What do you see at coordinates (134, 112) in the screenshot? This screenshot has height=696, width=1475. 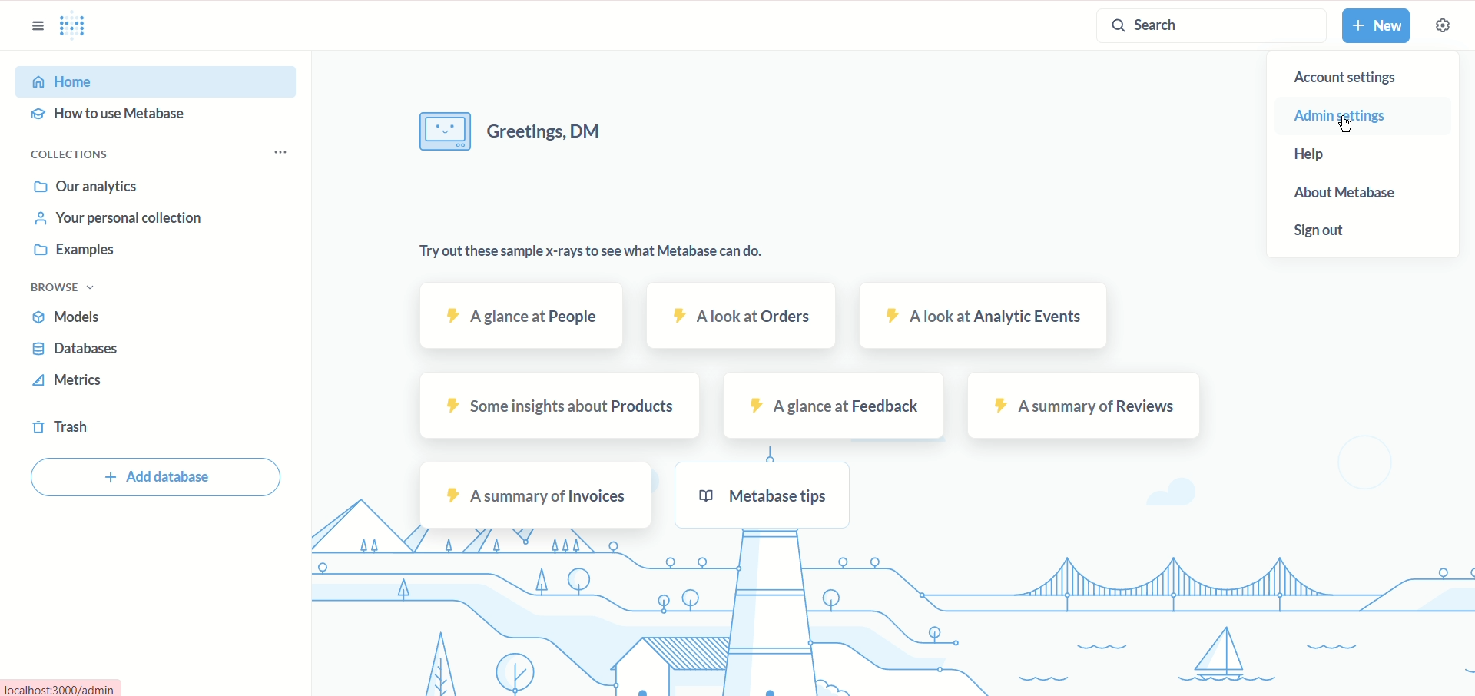 I see `How to use metabase` at bounding box center [134, 112].